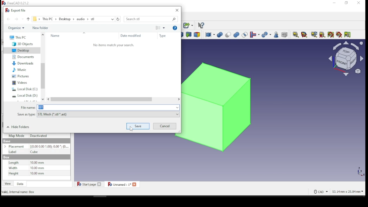  What do you see at coordinates (48, 19) in the screenshot?
I see `this PC` at bounding box center [48, 19].